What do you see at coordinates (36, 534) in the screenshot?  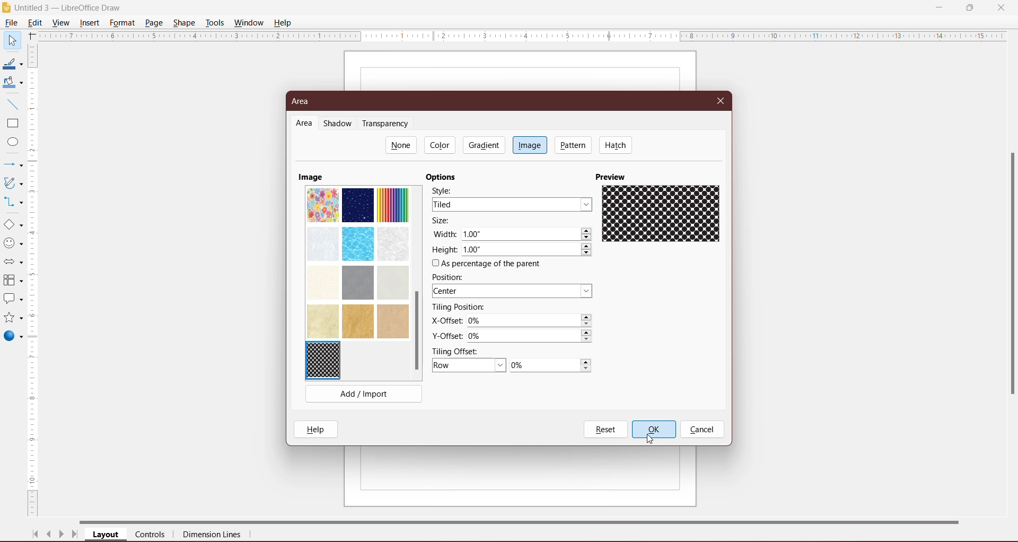 I see `Scroll to first page` at bounding box center [36, 534].